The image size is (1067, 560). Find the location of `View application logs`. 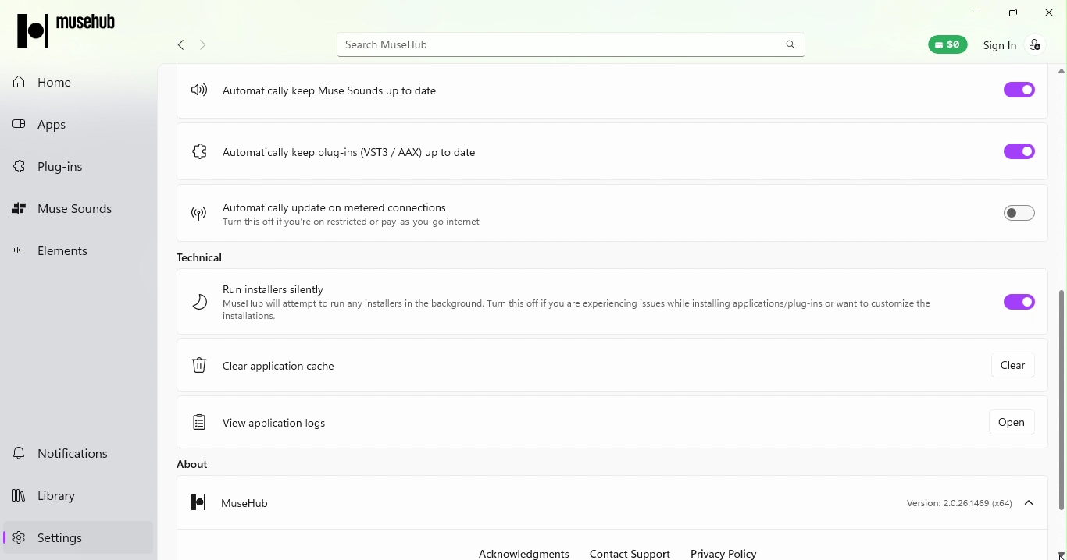

View application logs is located at coordinates (272, 425).